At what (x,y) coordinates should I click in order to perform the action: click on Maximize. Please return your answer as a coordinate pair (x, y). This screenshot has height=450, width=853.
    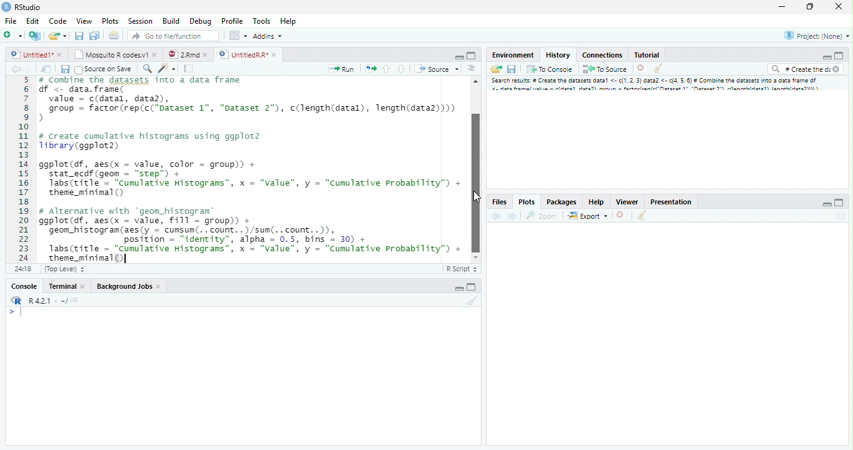
    Looking at the image, I should click on (809, 7).